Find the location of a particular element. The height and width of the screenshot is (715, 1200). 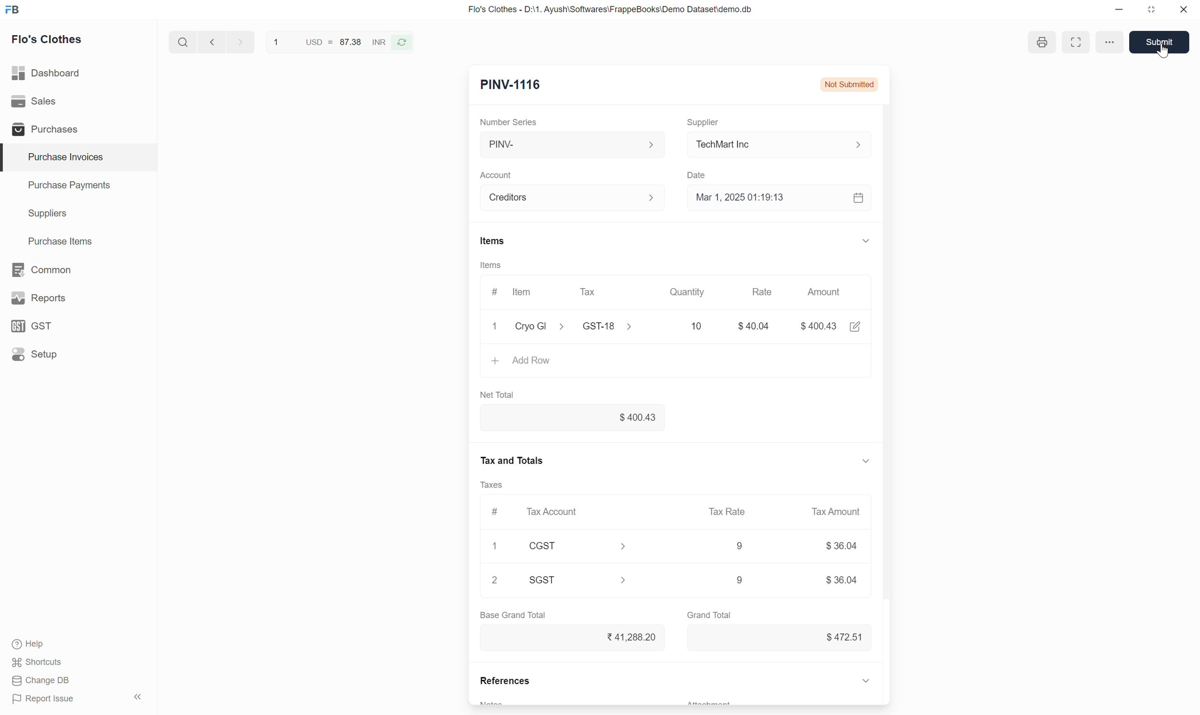

$40.04 is located at coordinates (573, 418).